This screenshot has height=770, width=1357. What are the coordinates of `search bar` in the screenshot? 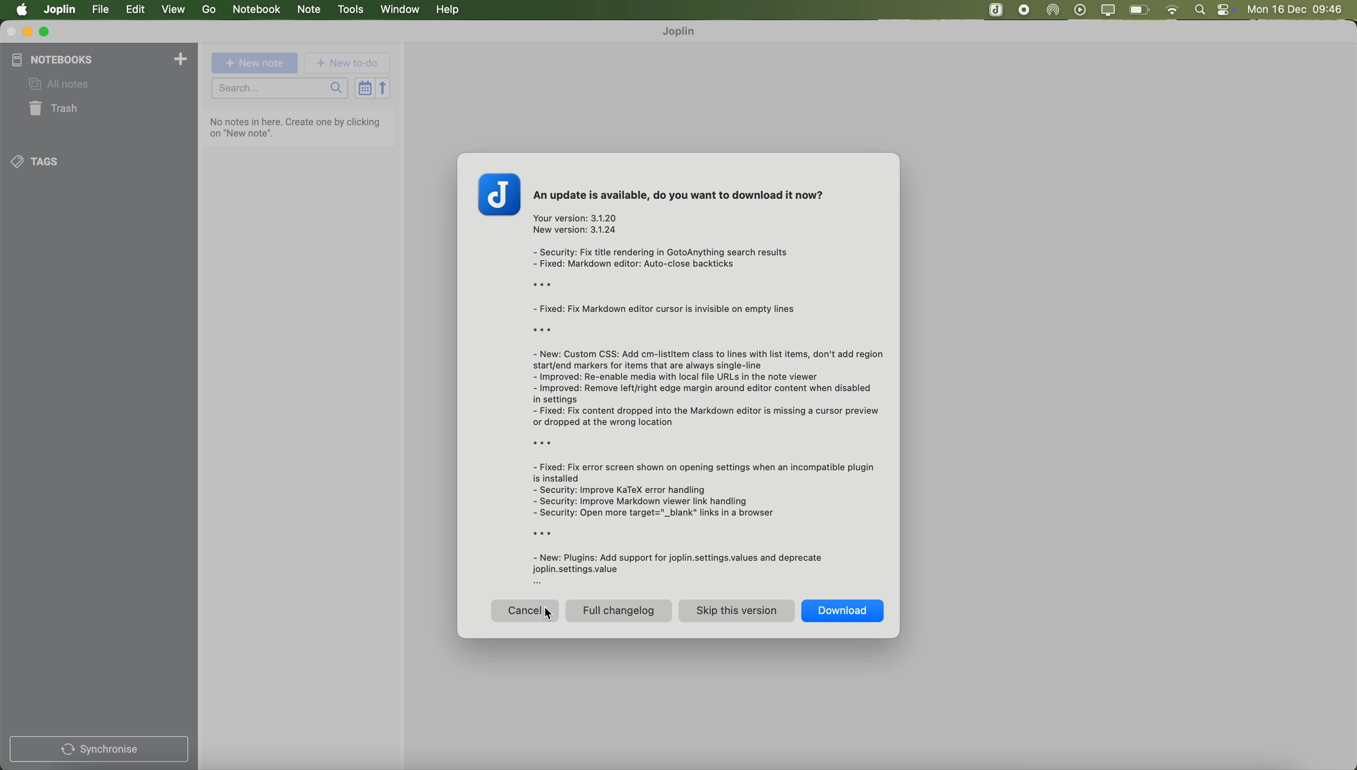 It's located at (281, 89).